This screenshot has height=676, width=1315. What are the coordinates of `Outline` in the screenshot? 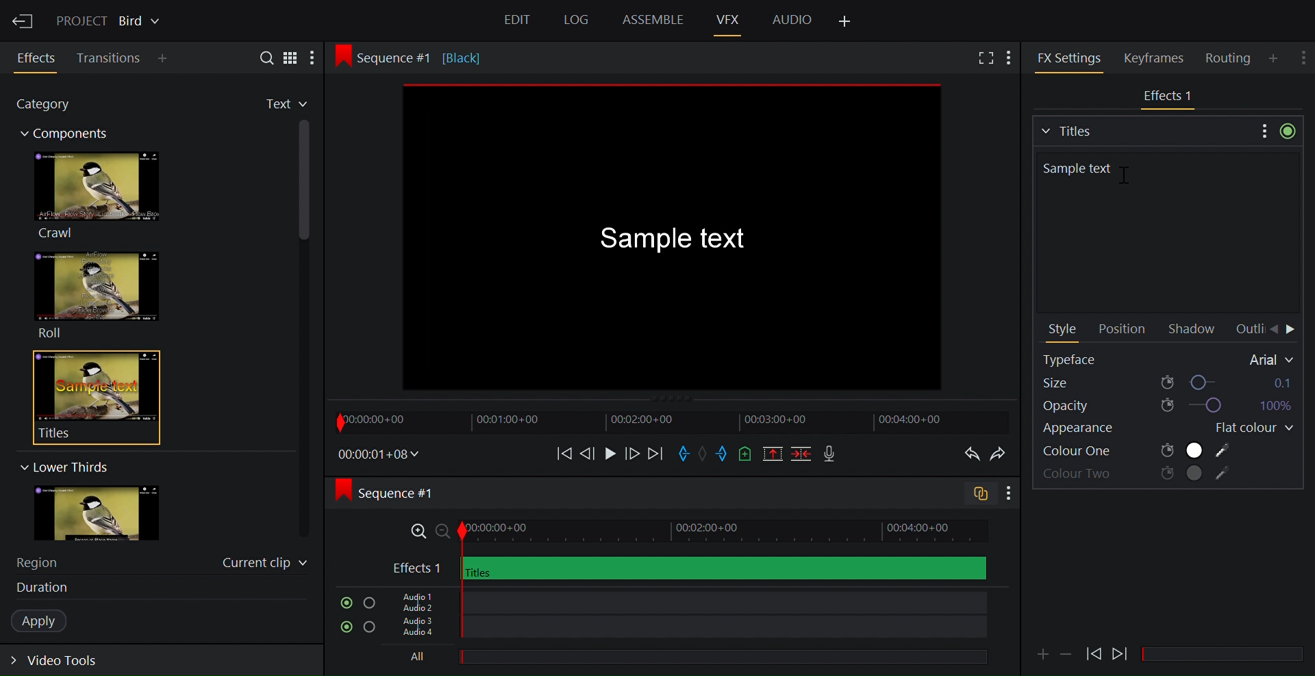 It's located at (1248, 329).